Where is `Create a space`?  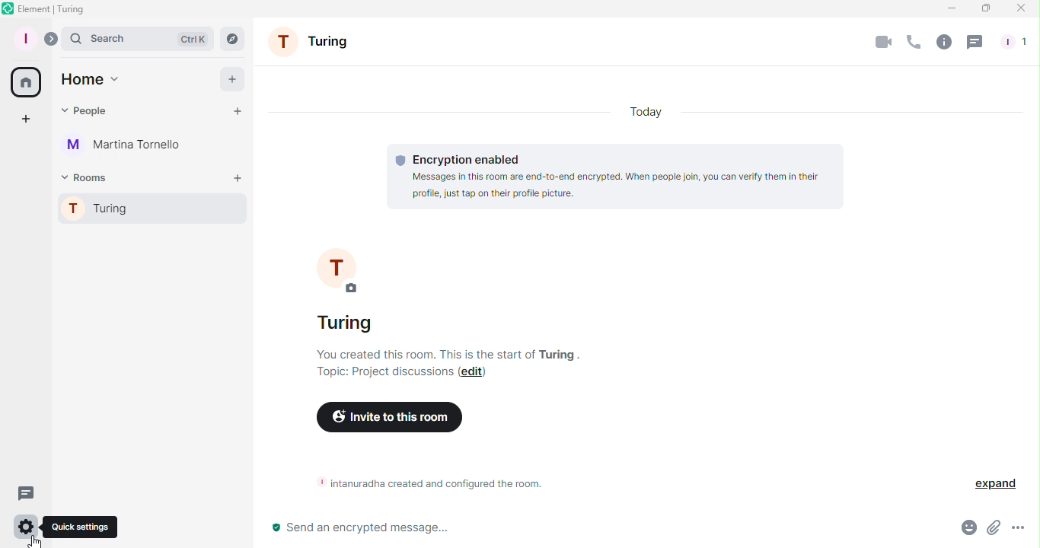
Create a space is located at coordinates (23, 121).